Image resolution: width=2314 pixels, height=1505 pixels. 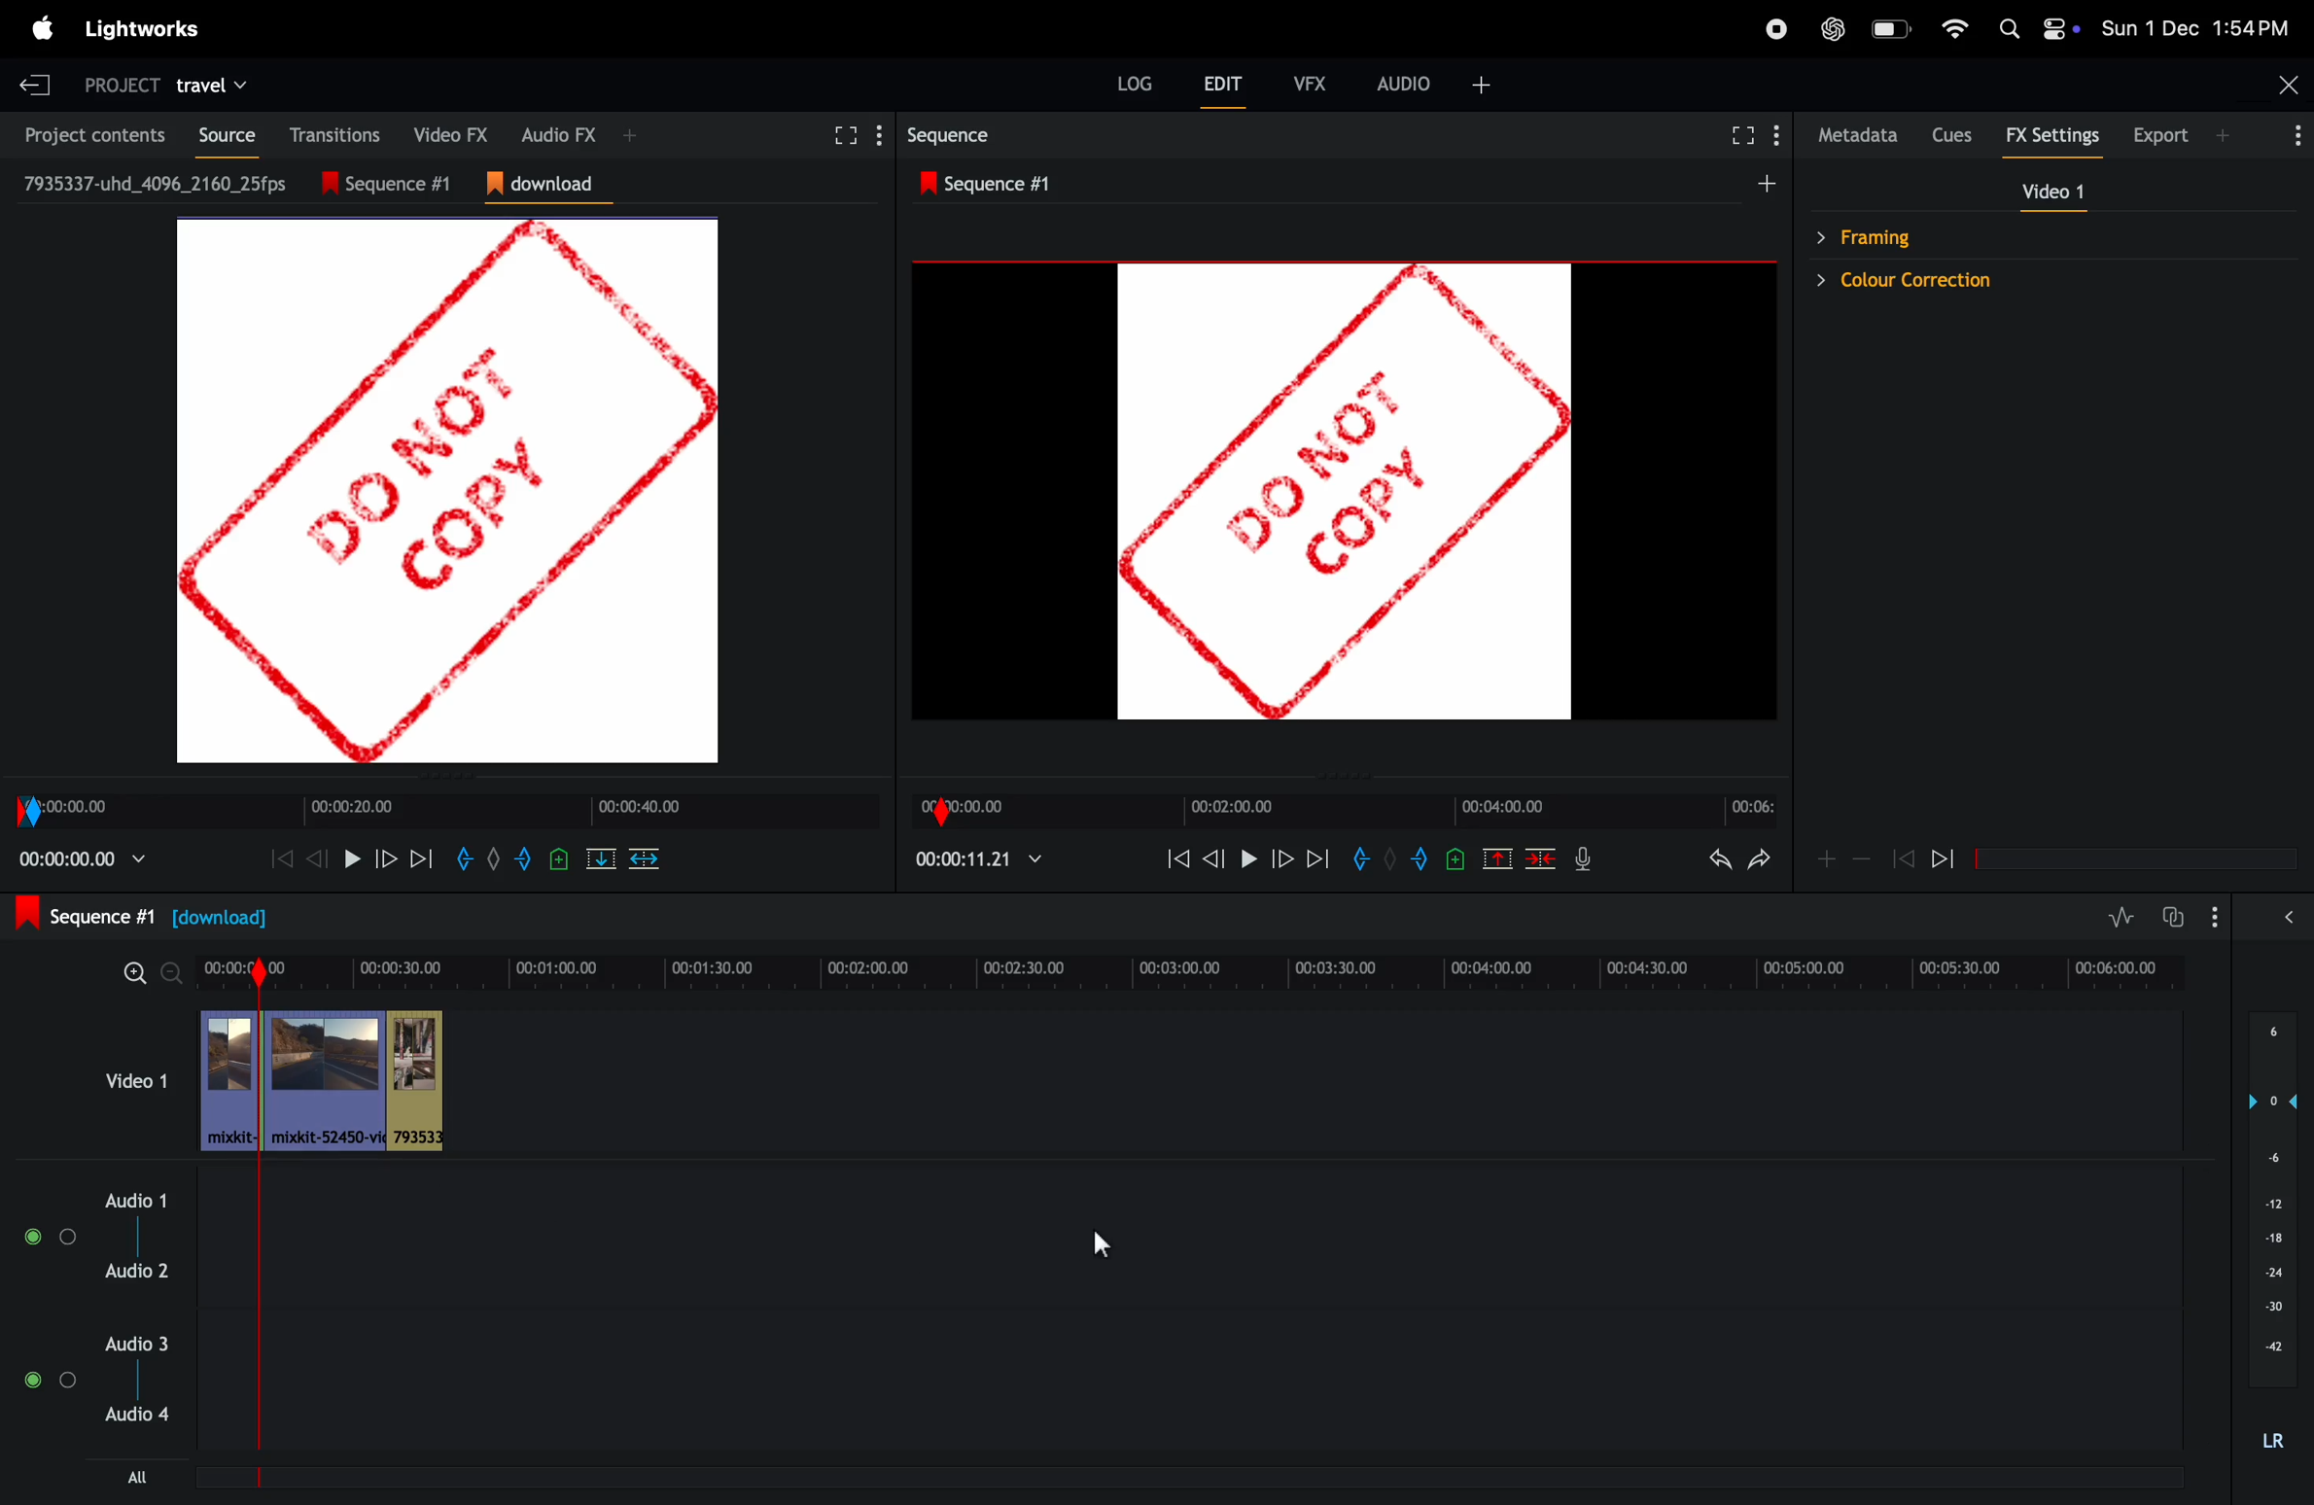 What do you see at coordinates (977, 858) in the screenshot?
I see `playback time` at bounding box center [977, 858].